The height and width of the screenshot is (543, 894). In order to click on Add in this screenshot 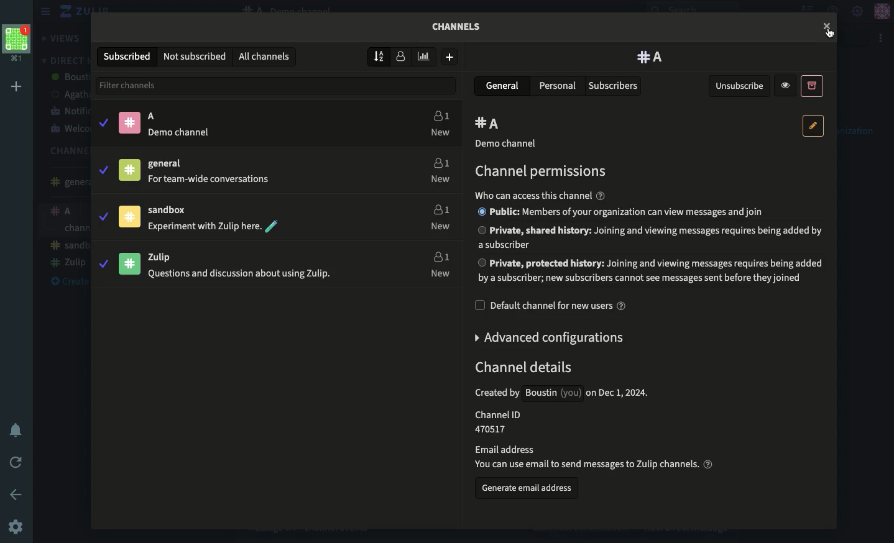, I will do `click(449, 57)`.